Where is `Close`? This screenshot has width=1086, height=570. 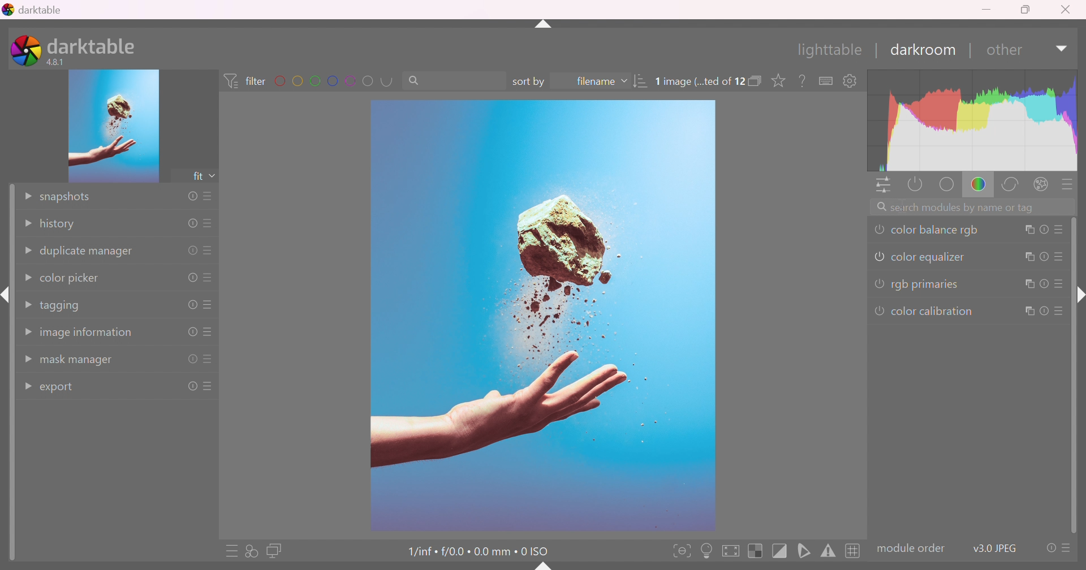 Close is located at coordinates (1068, 10).